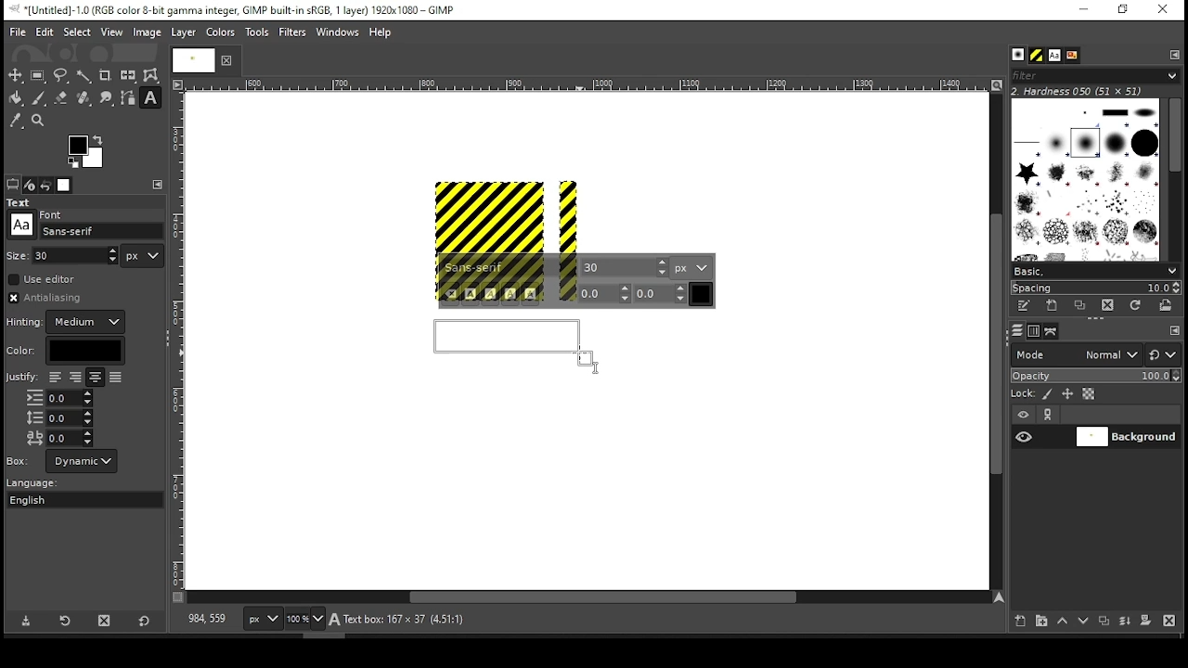  Describe the element at coordinates (1088, 394) in the screenshot. I see `lock alpha channel` at that location.